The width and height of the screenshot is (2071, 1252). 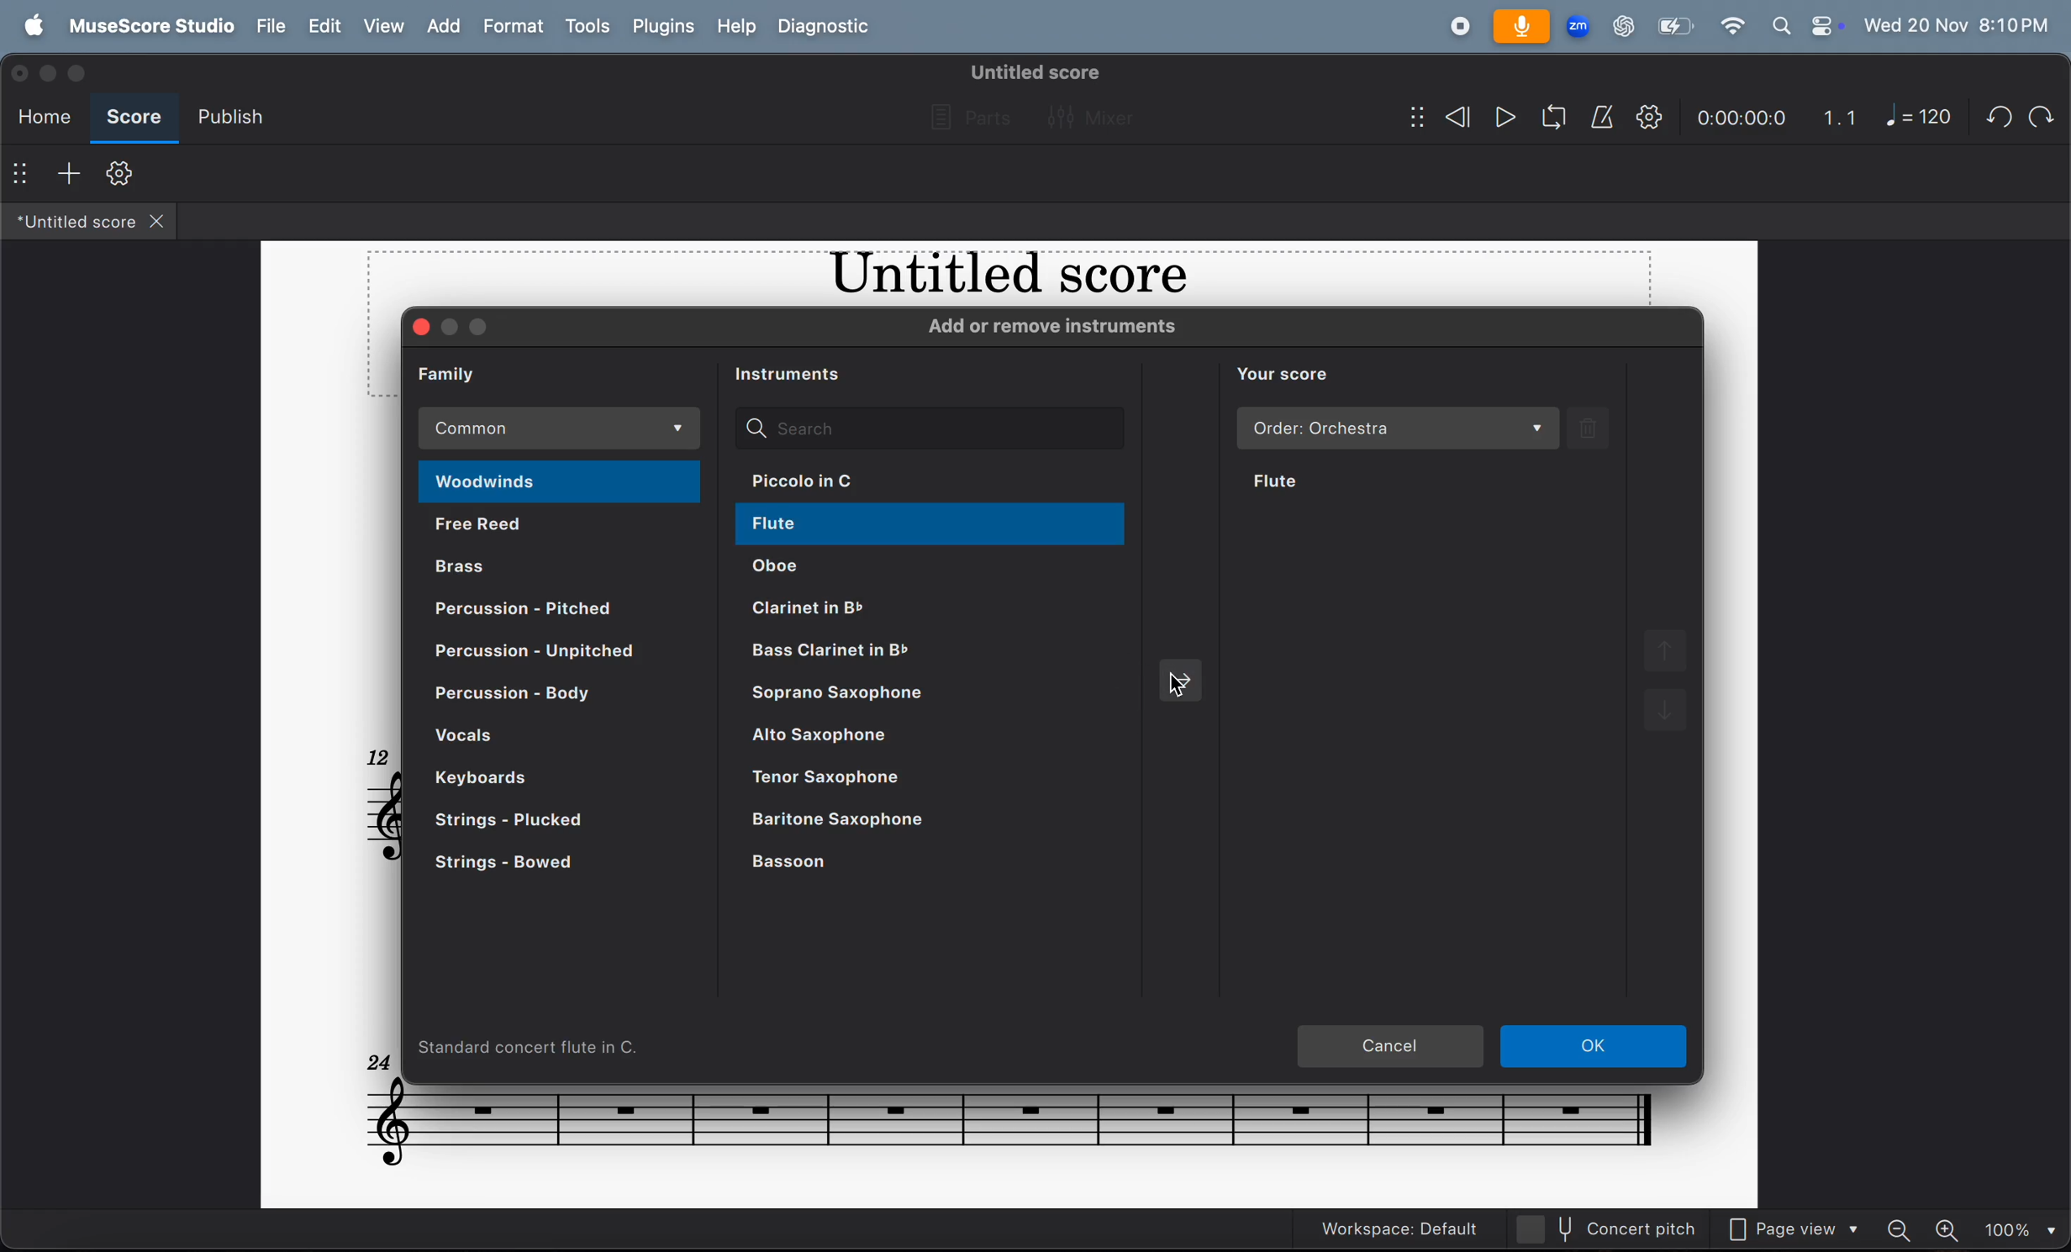 What do you see at coordinates (1608, 1226) in the screenshot?
I see `current pitch` at bounding box center [1608, 1226].